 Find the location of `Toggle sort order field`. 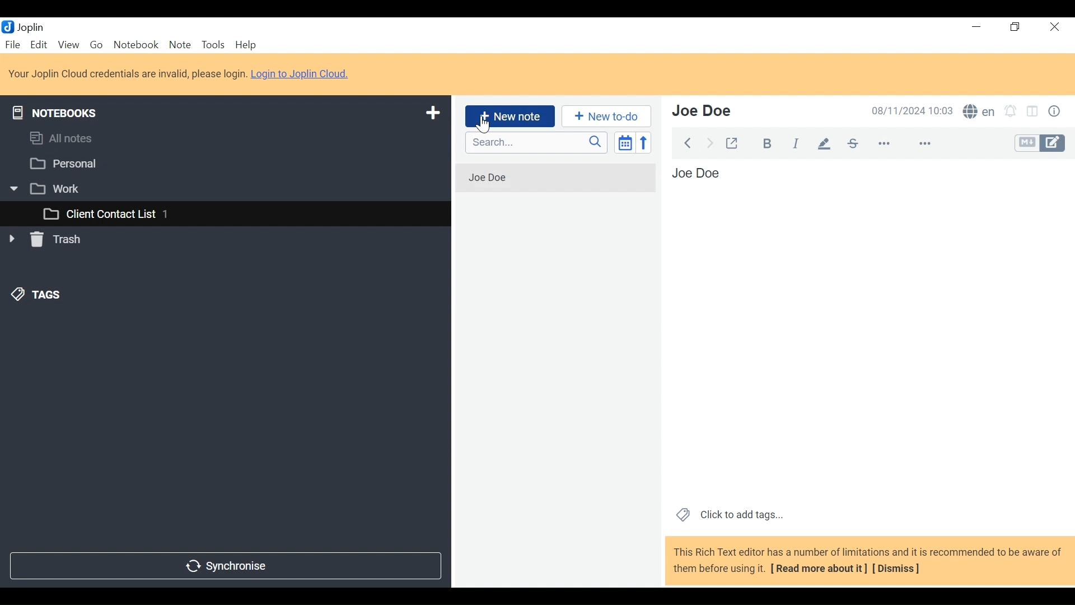

Toggle sort order field is located at coordinates (624, 142).